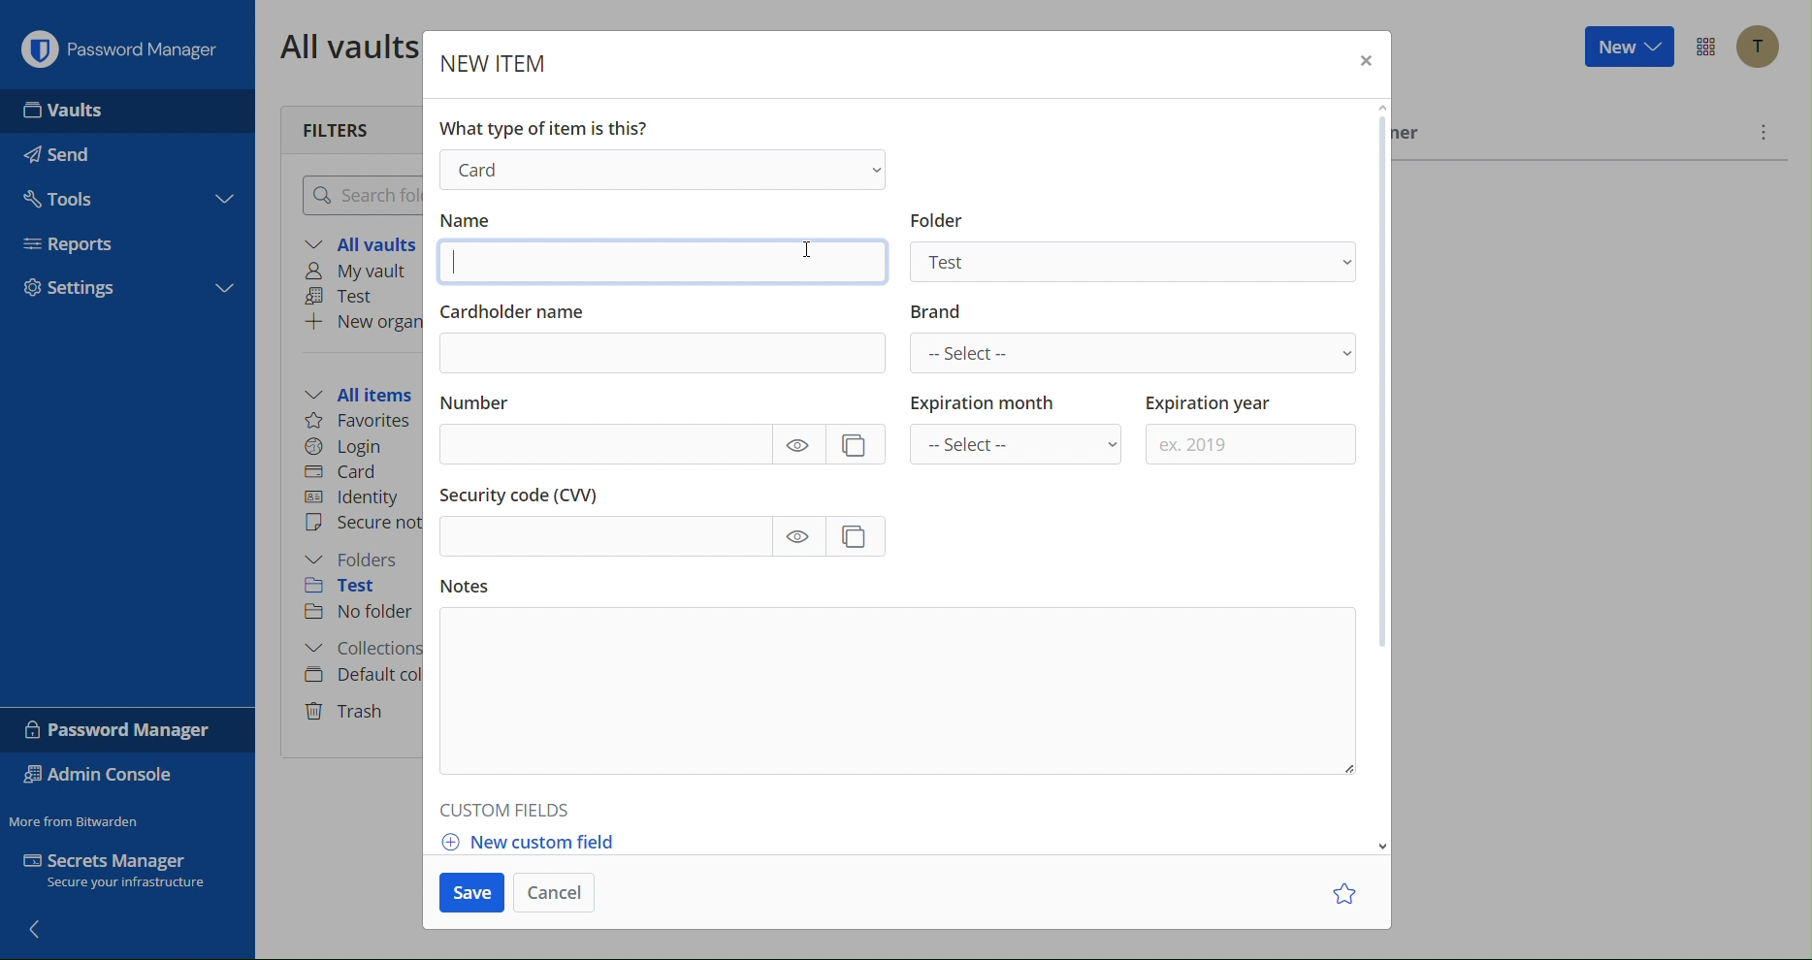  I want to click on Options, so click(1703, 45).